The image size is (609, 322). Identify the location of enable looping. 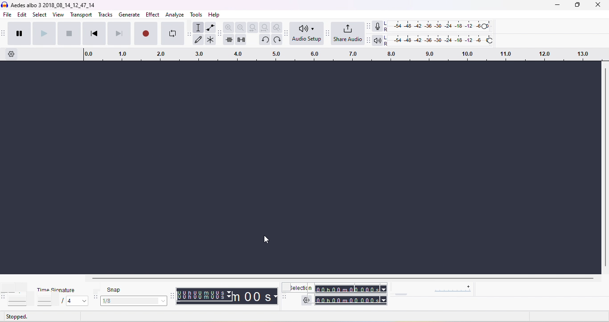
(173, 33).